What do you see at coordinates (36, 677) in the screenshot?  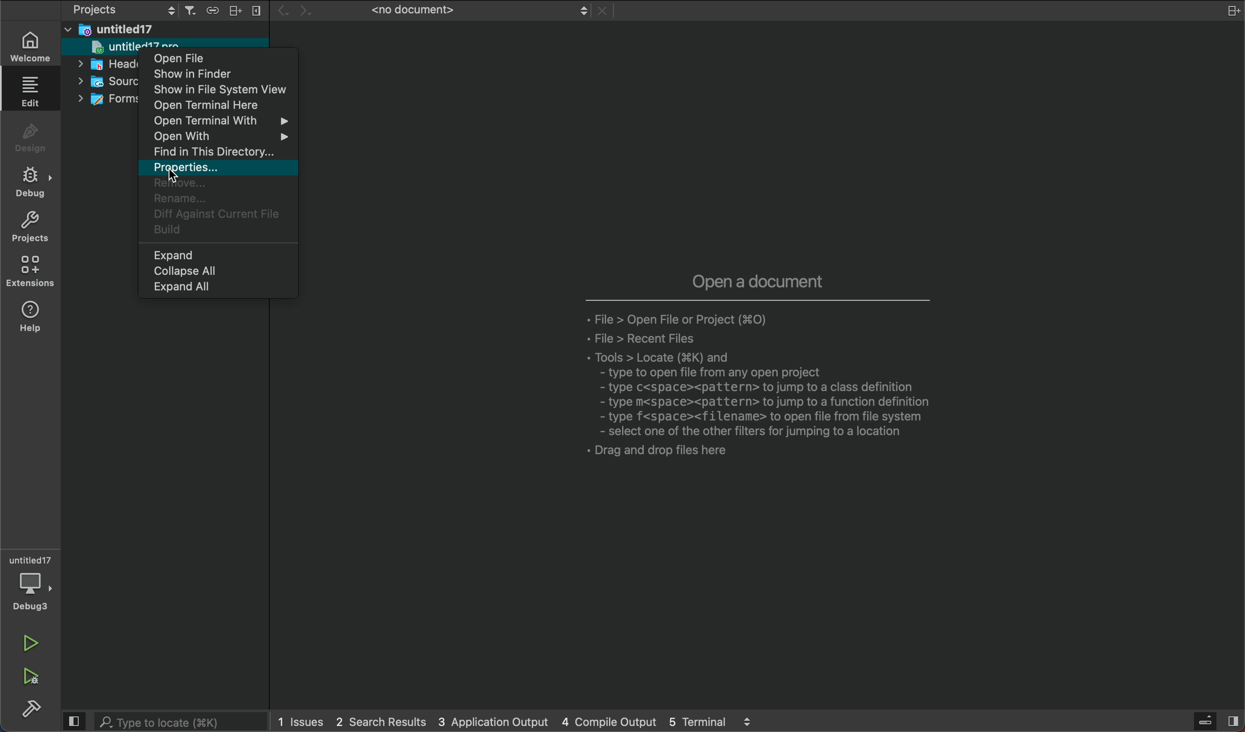 I see `run and debug` at bounding box center [36, 677].